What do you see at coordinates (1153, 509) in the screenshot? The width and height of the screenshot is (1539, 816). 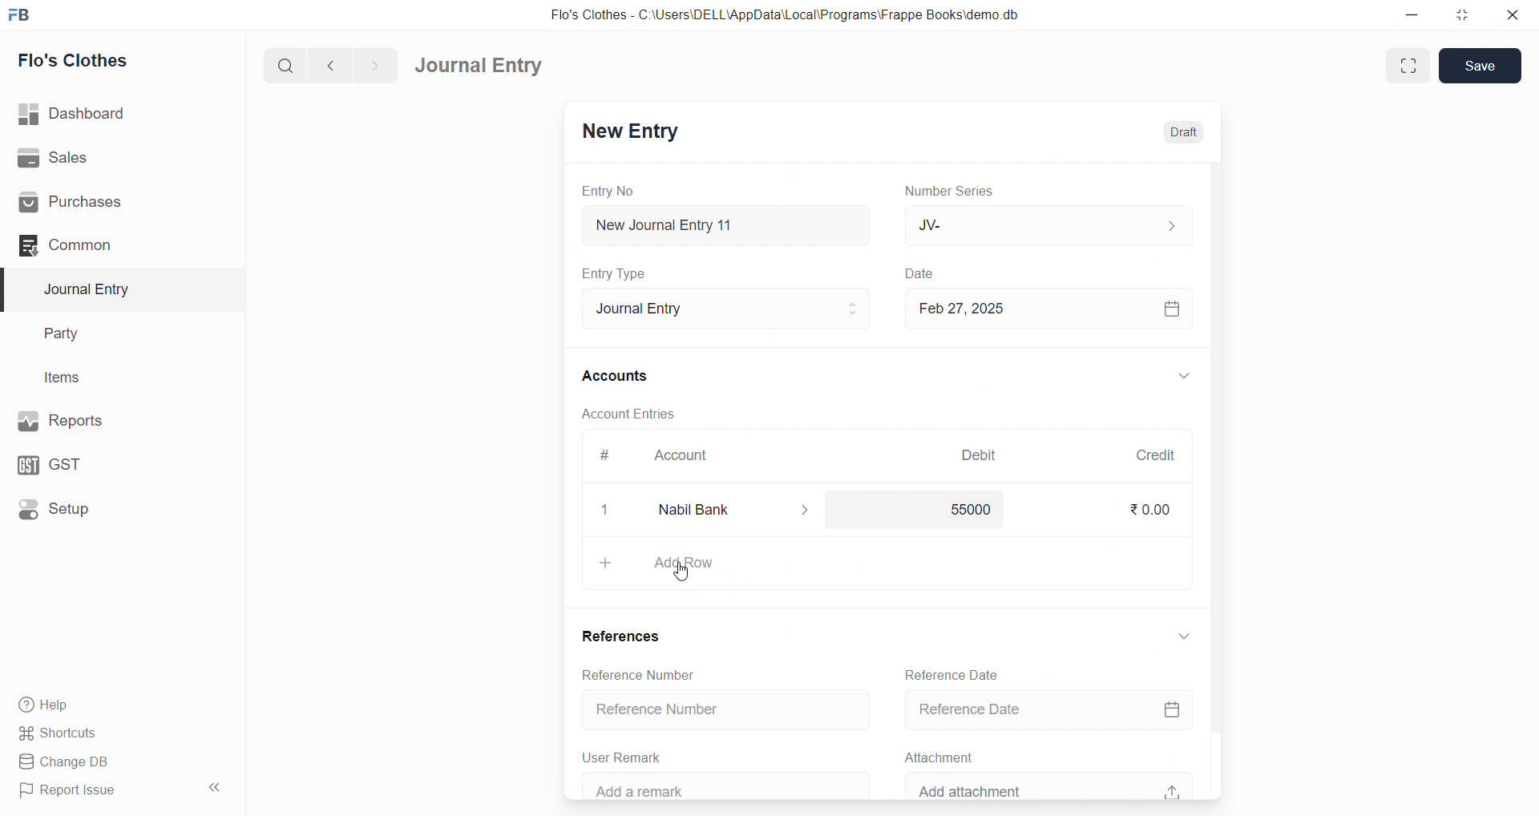 I see `₹0.00` at bounding box center [1153, 509].